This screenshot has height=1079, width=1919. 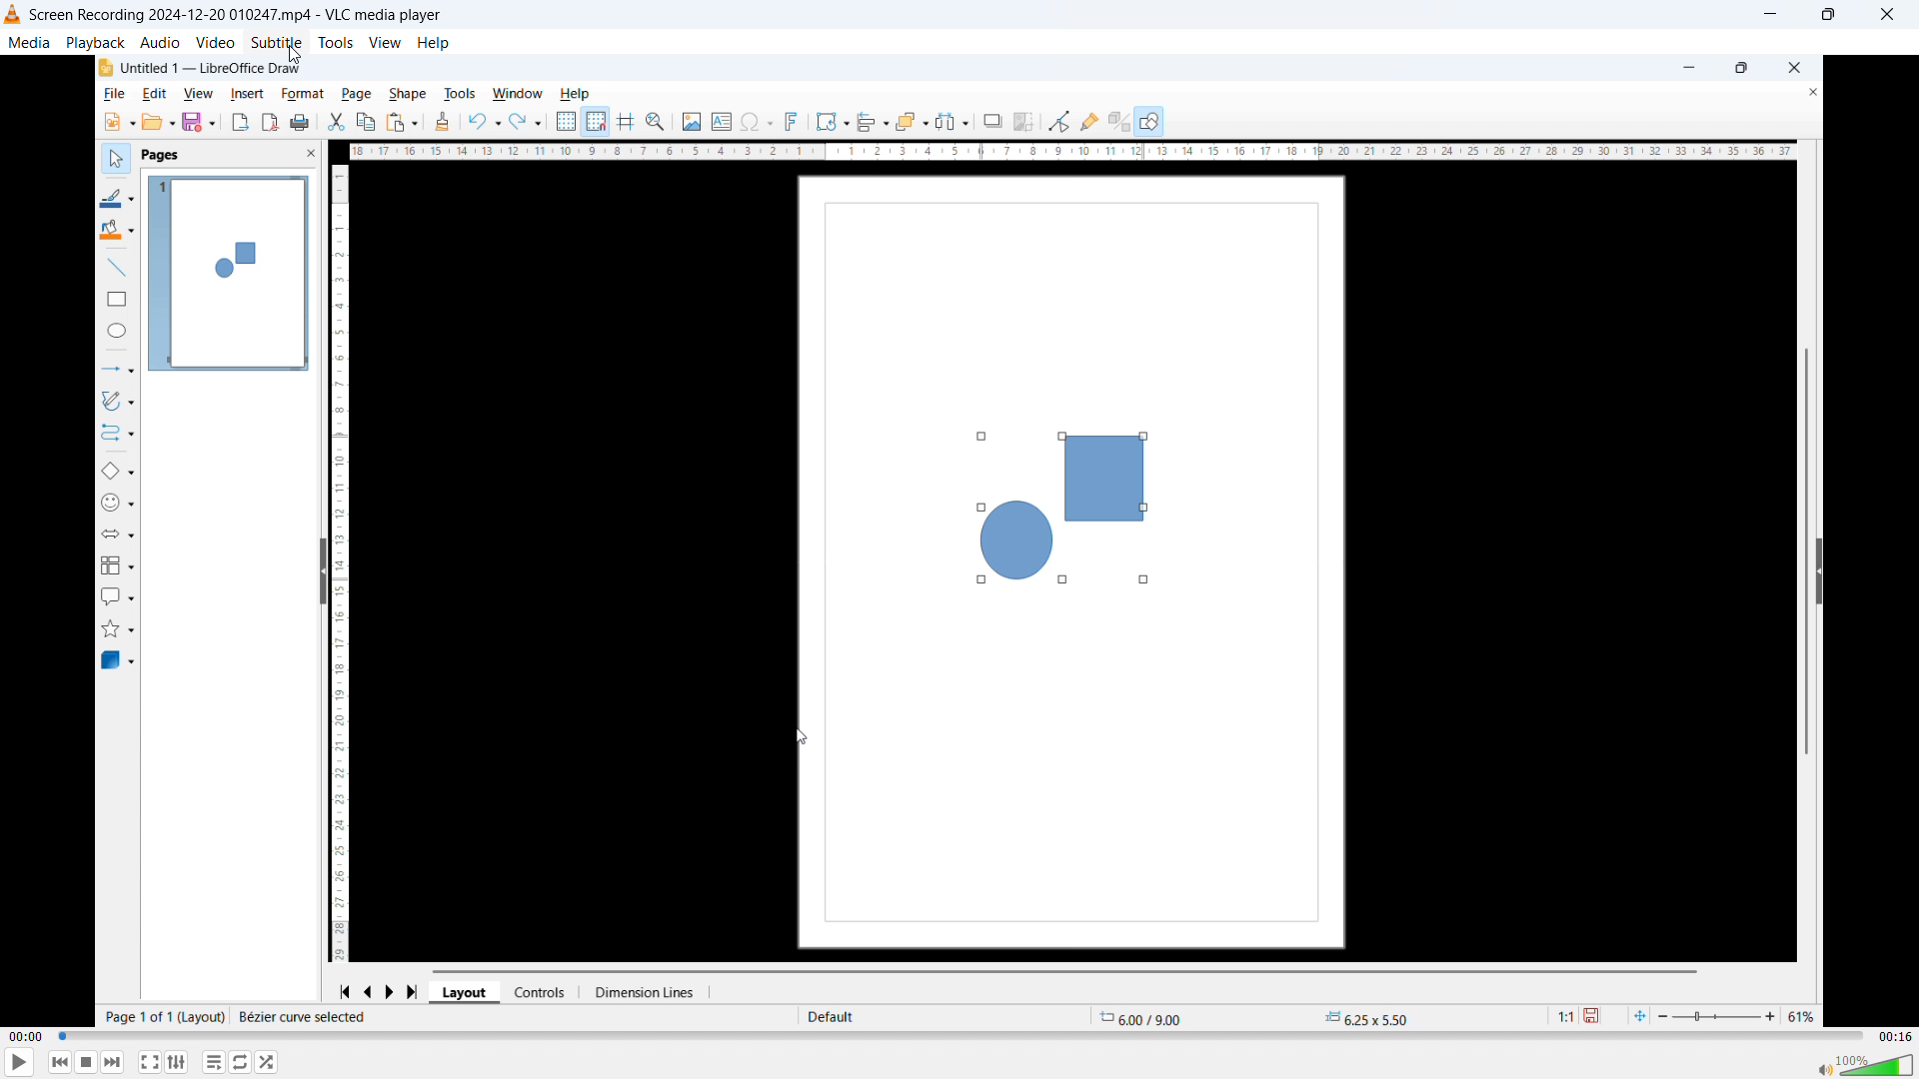 What do you see at coordinates (873, 123) in the screenshot?
I see `align object` at bounding box center [873, 123].